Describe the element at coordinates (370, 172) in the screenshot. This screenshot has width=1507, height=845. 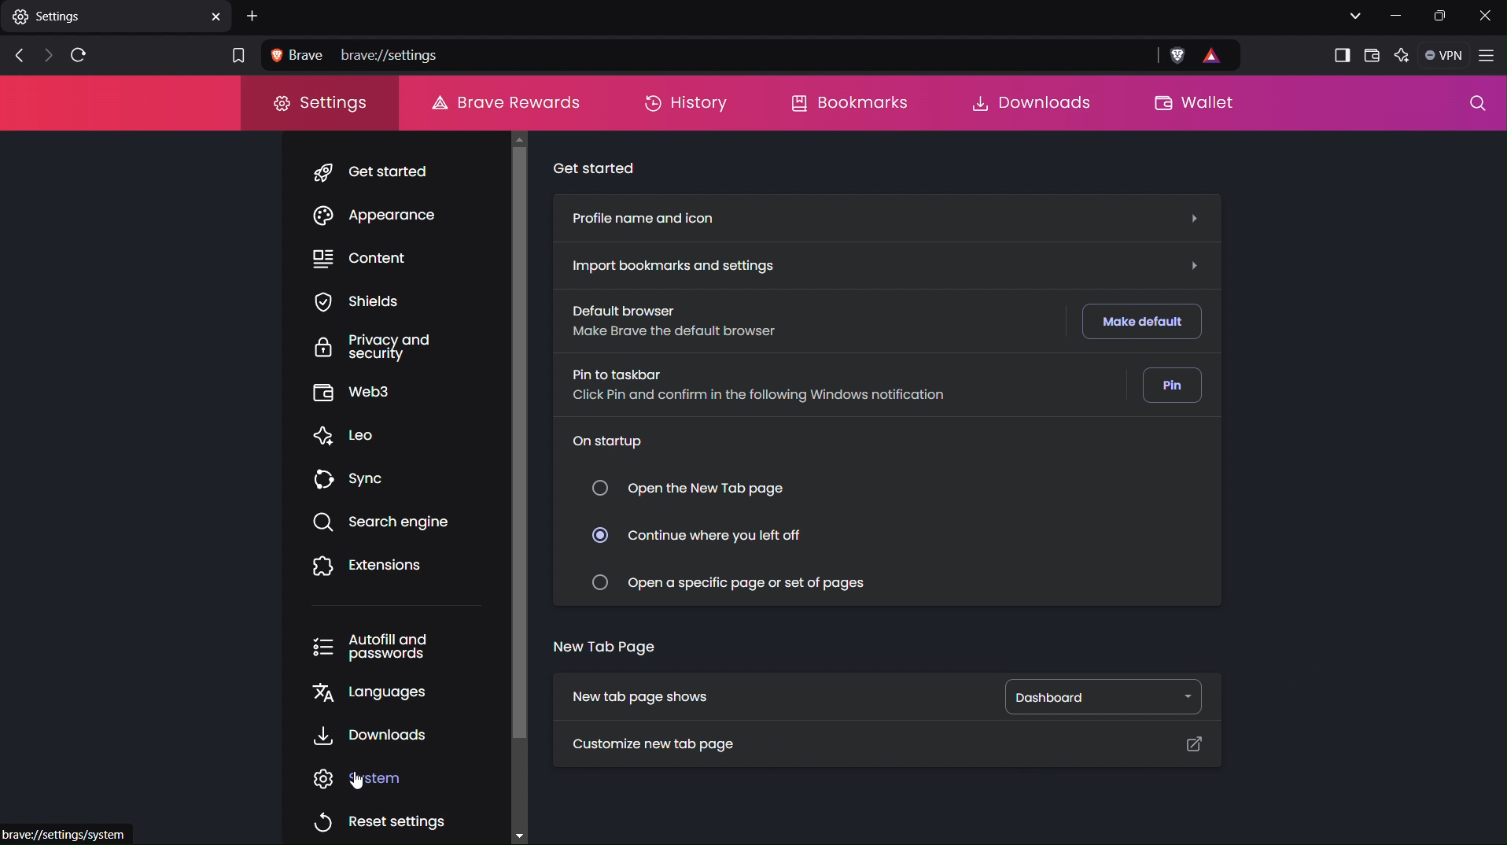
I see `Get started` at that location.